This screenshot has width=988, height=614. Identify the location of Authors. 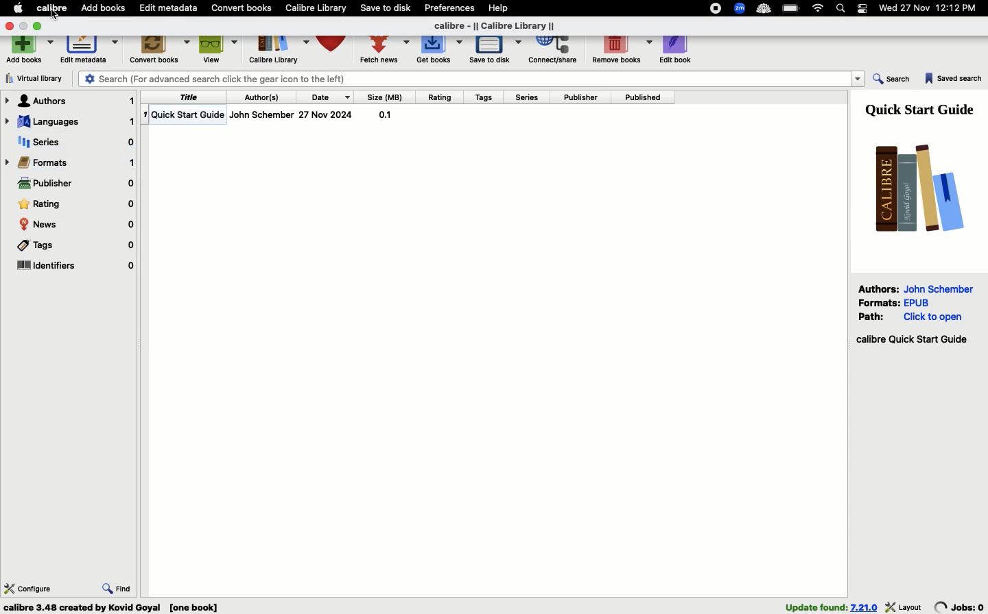
(262, 97).